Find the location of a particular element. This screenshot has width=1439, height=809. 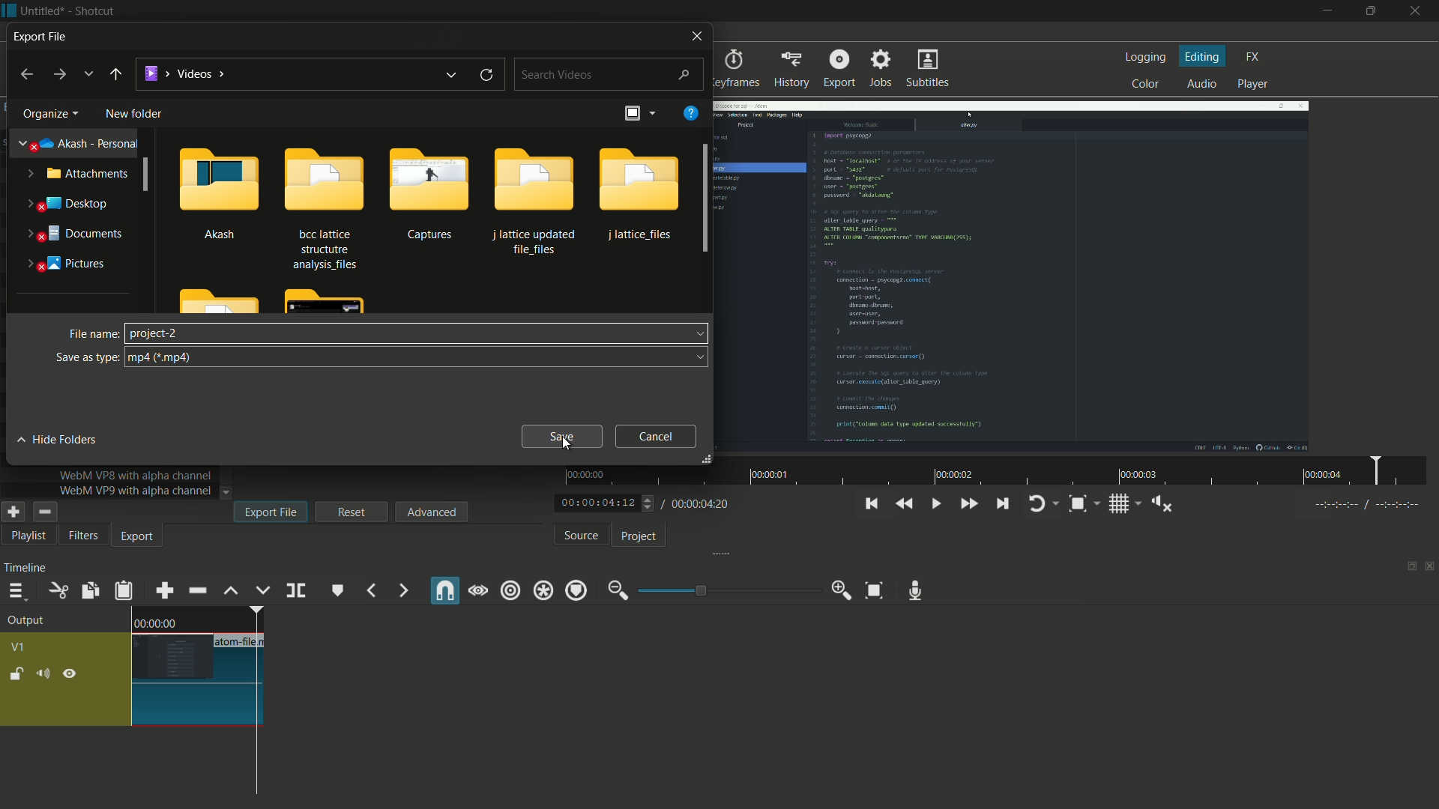

fx is located at coordinates (1253, 55).